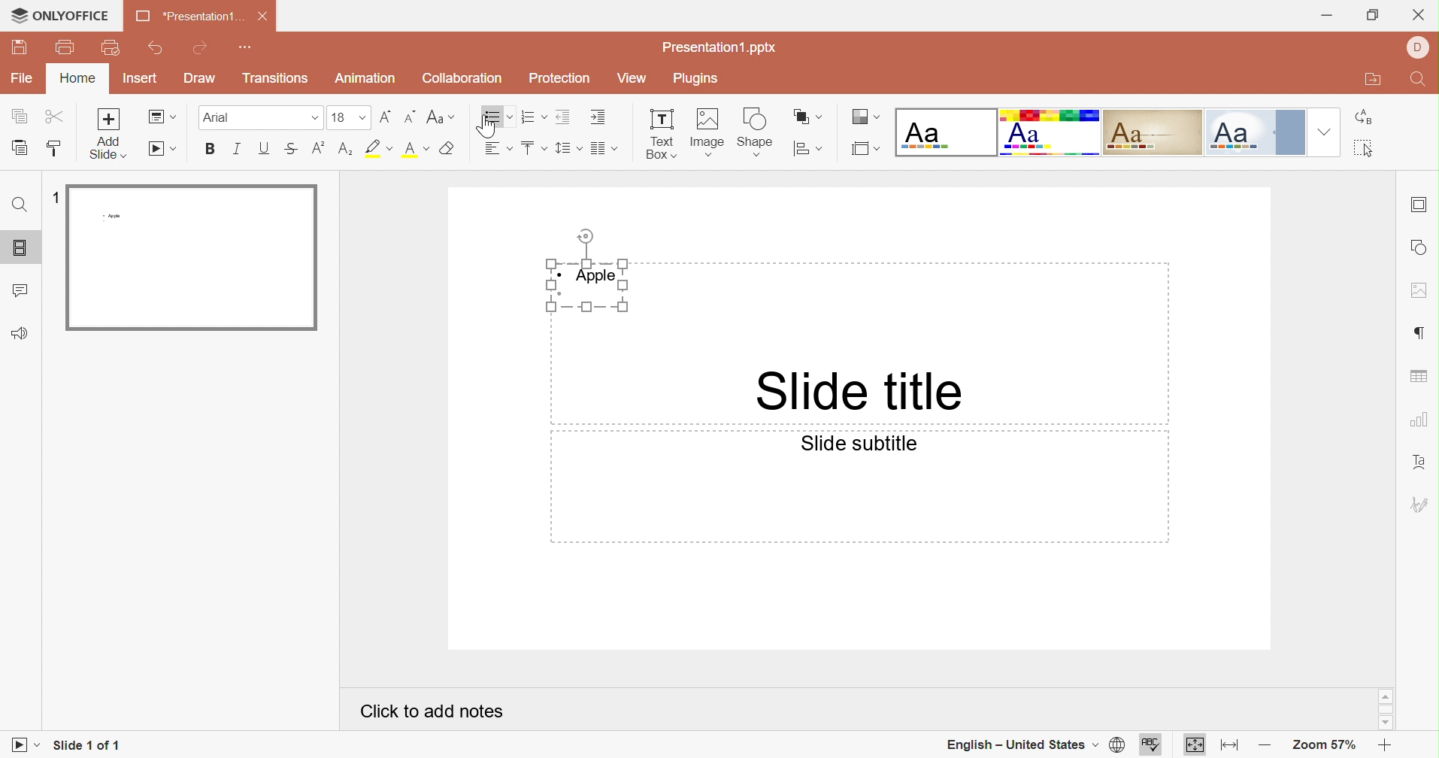  What do you see at coordinates (77, 80) in the screenshot?
I see `Home` at bounding box center [77, 80].